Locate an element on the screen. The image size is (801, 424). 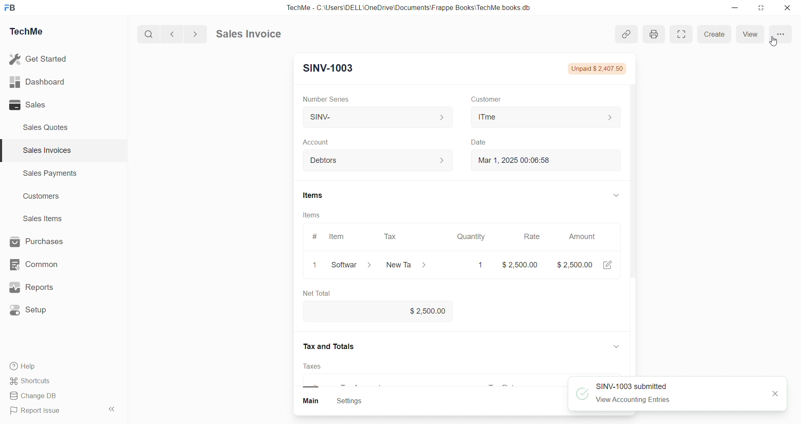
Close is located at coordinates (769, 393).